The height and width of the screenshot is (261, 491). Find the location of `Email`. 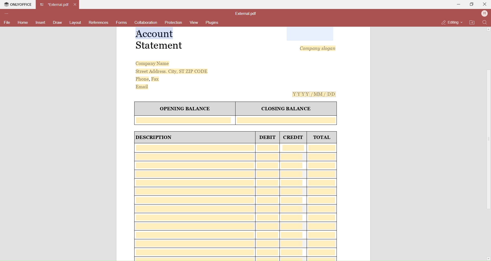

Email is located at coordinates (143, 86).